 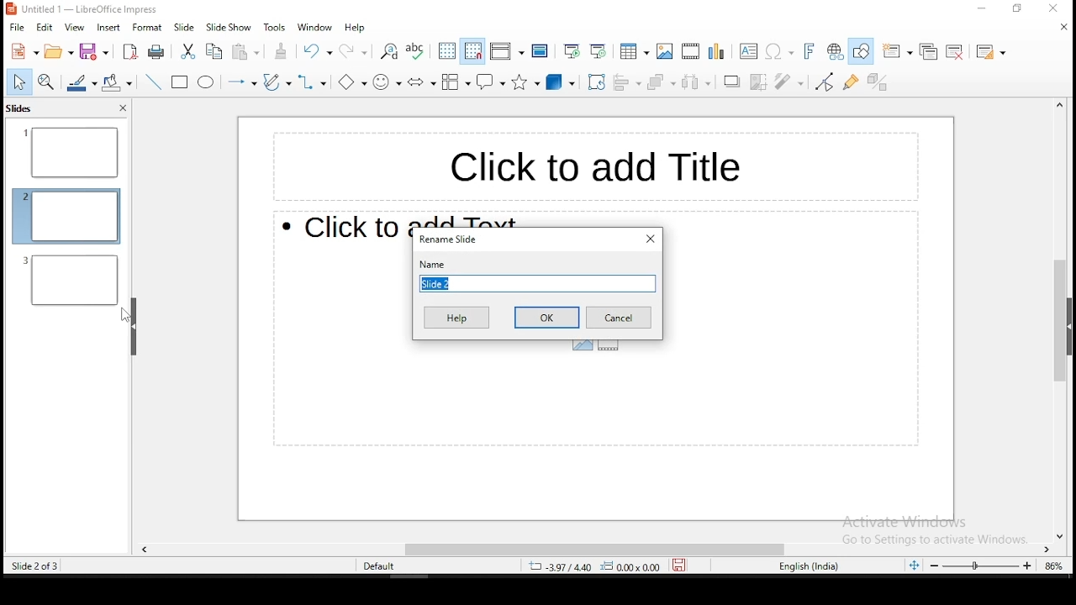 What do you see at coordinates (1055, 320) in the screenshot?
I see `scroll bar` at bounding box center [1055, 320].